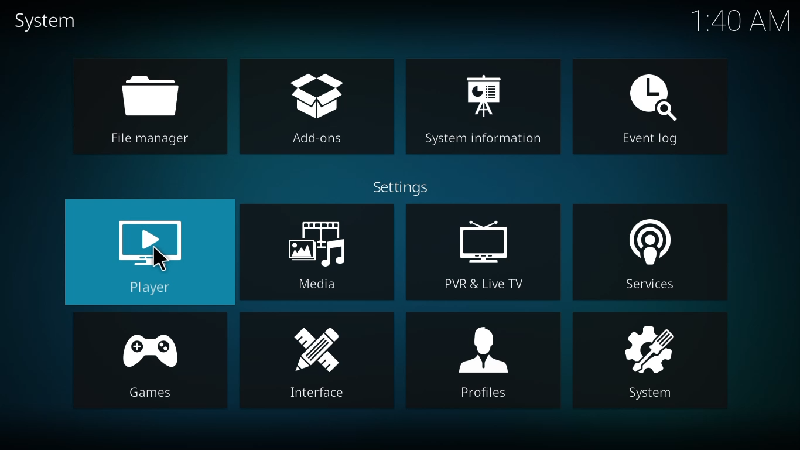 The height and width of the screenshot is (450, 800). Describe the element at coordinates (153, 108) in the screenshot. I see `file manager` at that location.